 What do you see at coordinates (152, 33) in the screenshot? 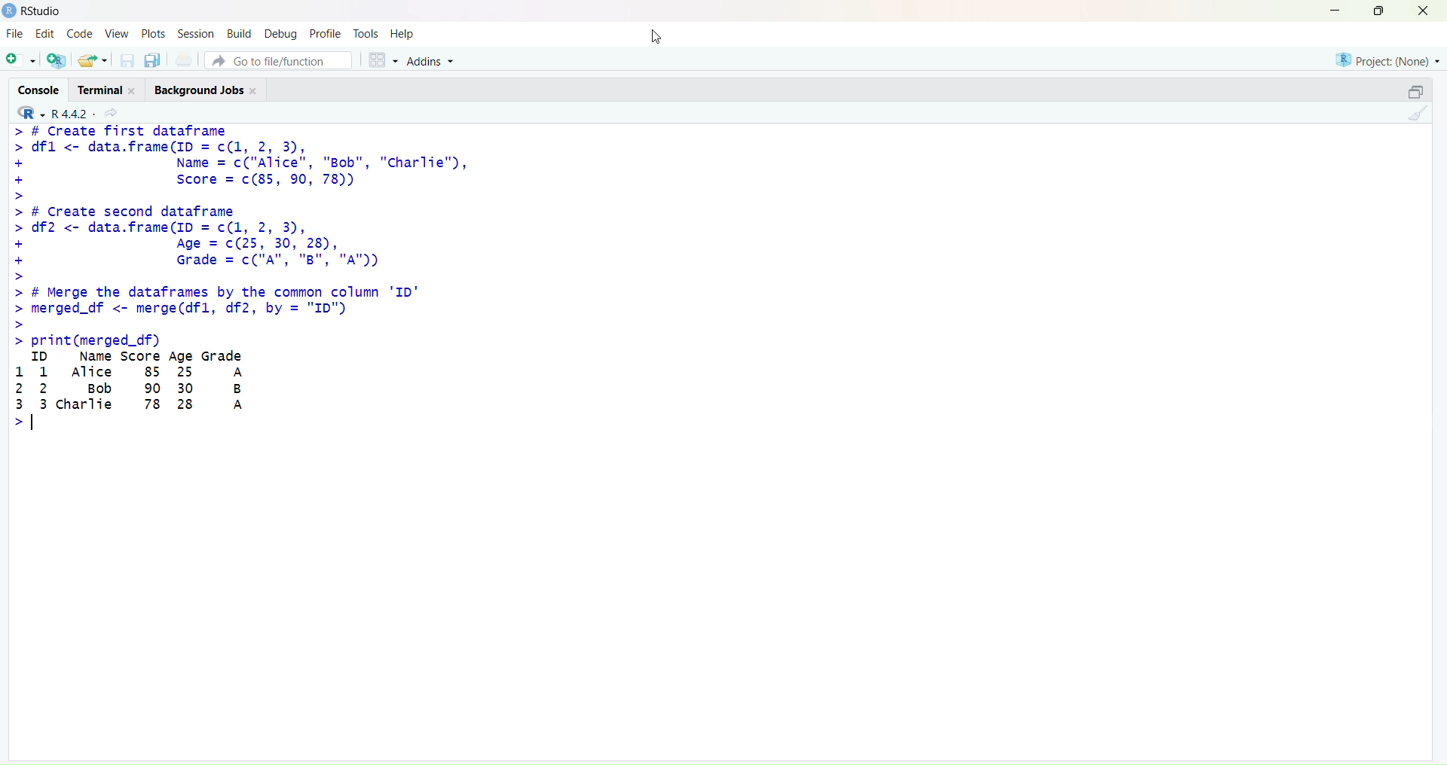
I see `Plots` at bounding box center [152, 33].